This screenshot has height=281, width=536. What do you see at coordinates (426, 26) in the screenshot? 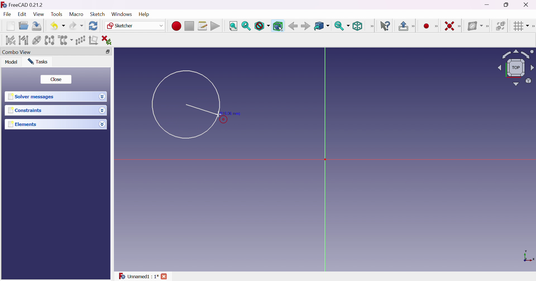
I see `Create point` at bounding box center [426, 26].